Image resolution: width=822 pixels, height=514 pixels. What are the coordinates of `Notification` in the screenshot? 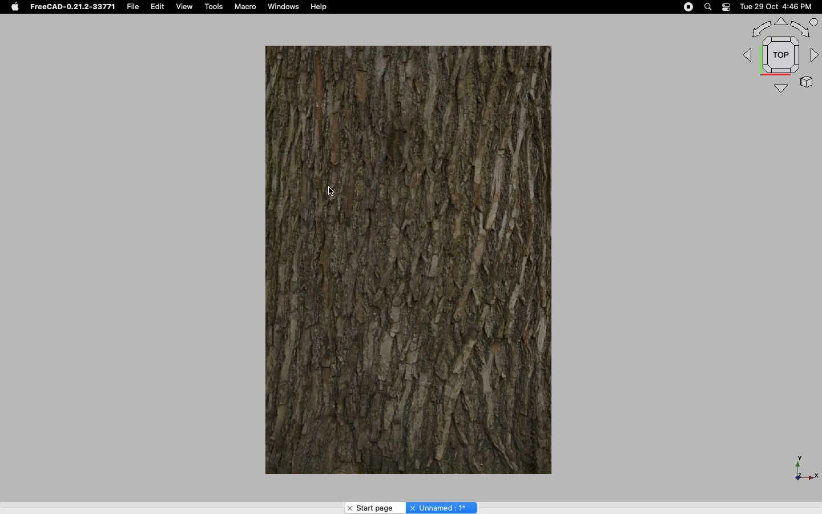 It's located at (726, 7).